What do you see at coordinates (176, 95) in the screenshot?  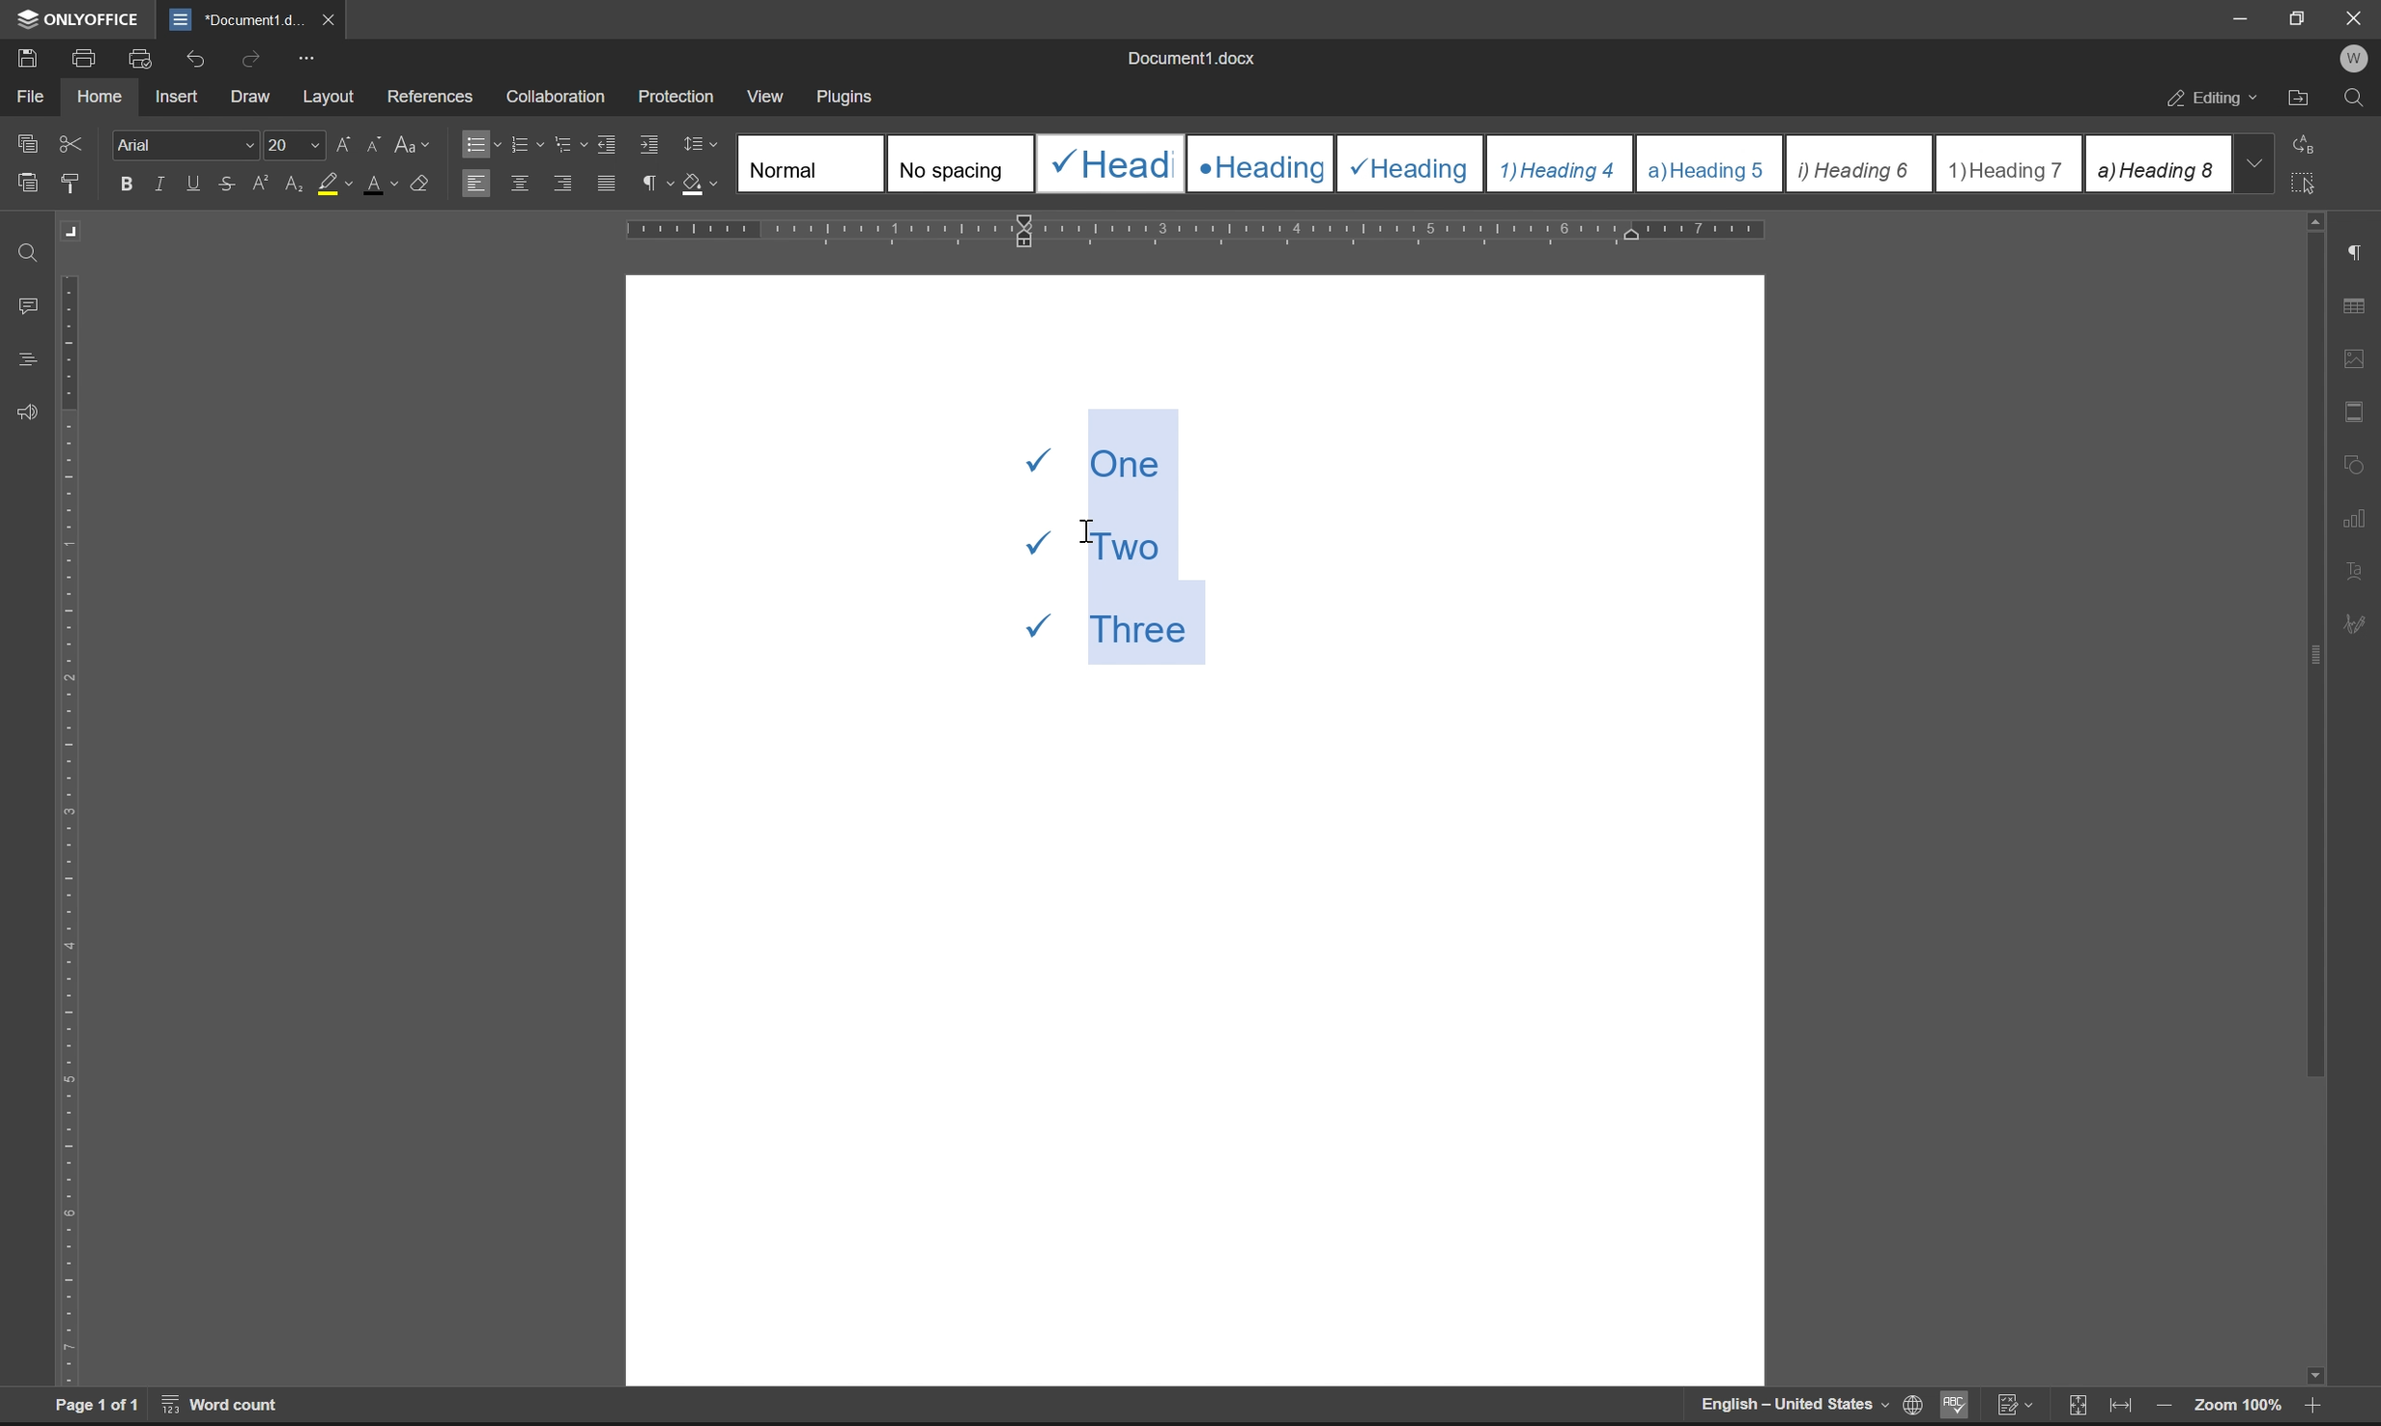 I see `insert` at bounding box center [176, 95].